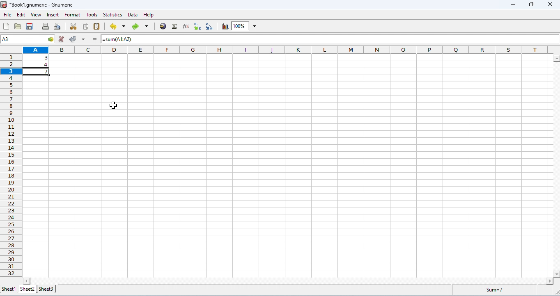 The width and height of the screenshot is (560, 296). Describe the element at coordinates (549, 4) in the screenshot. I see `close` at that location.